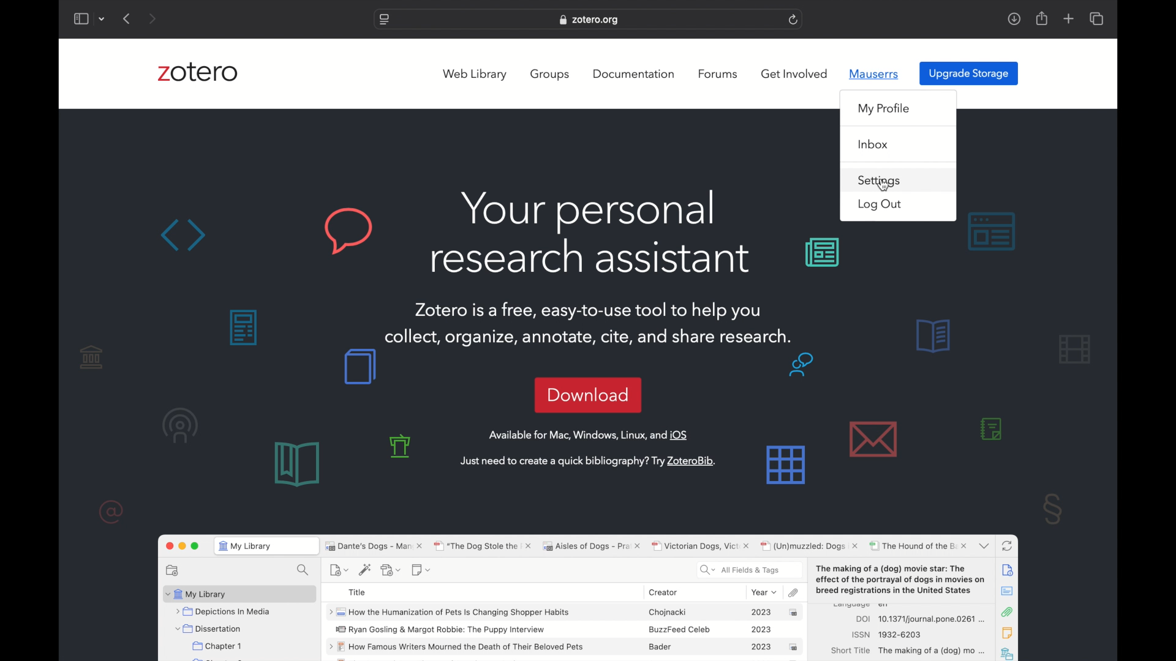 The height and width of the screenshot is (661, 1176). Describe the element at coordinates (1041, 18) in the screenshot. I see `share` at that location.